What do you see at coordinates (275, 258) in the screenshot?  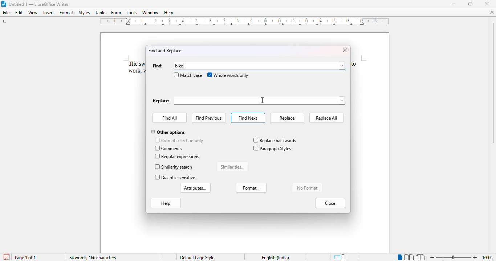 I see `English (India)` at bounding box center [275, 258].